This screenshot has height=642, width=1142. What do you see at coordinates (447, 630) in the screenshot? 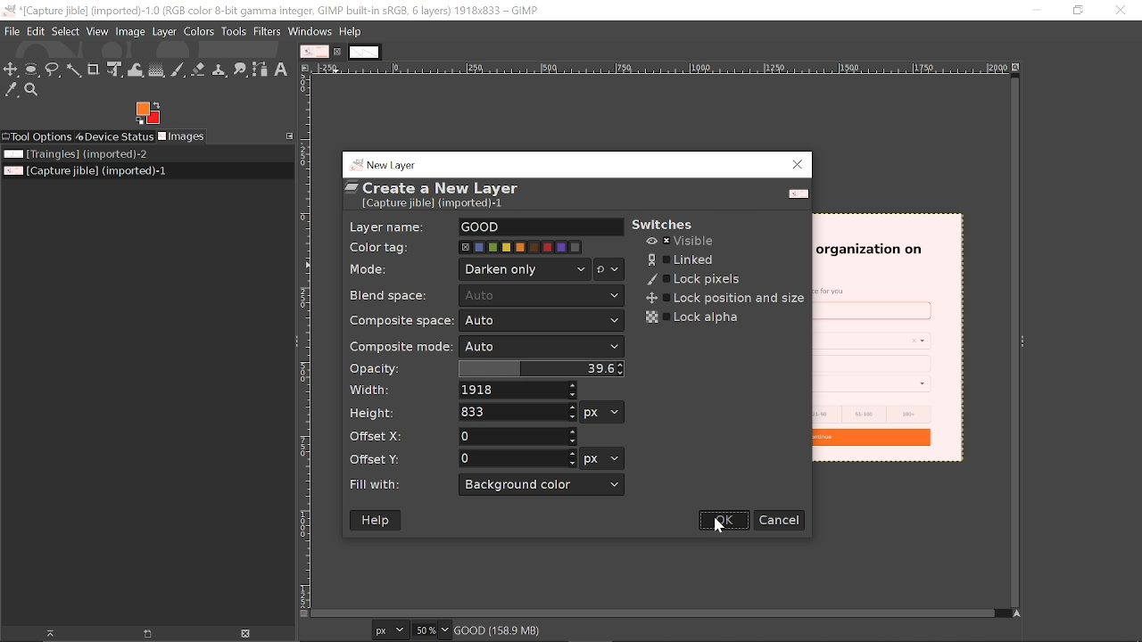
I see `Zoom options` at bounding box center [447, 630].